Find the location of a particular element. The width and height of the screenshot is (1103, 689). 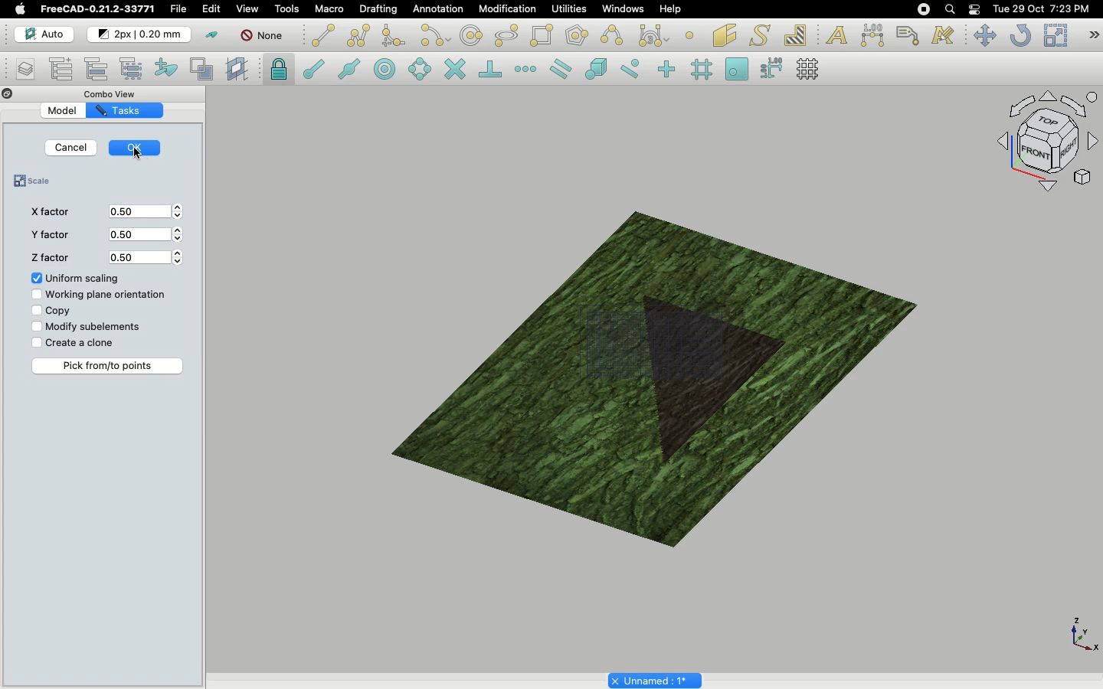

Windows is located at coordinates (621, 9).